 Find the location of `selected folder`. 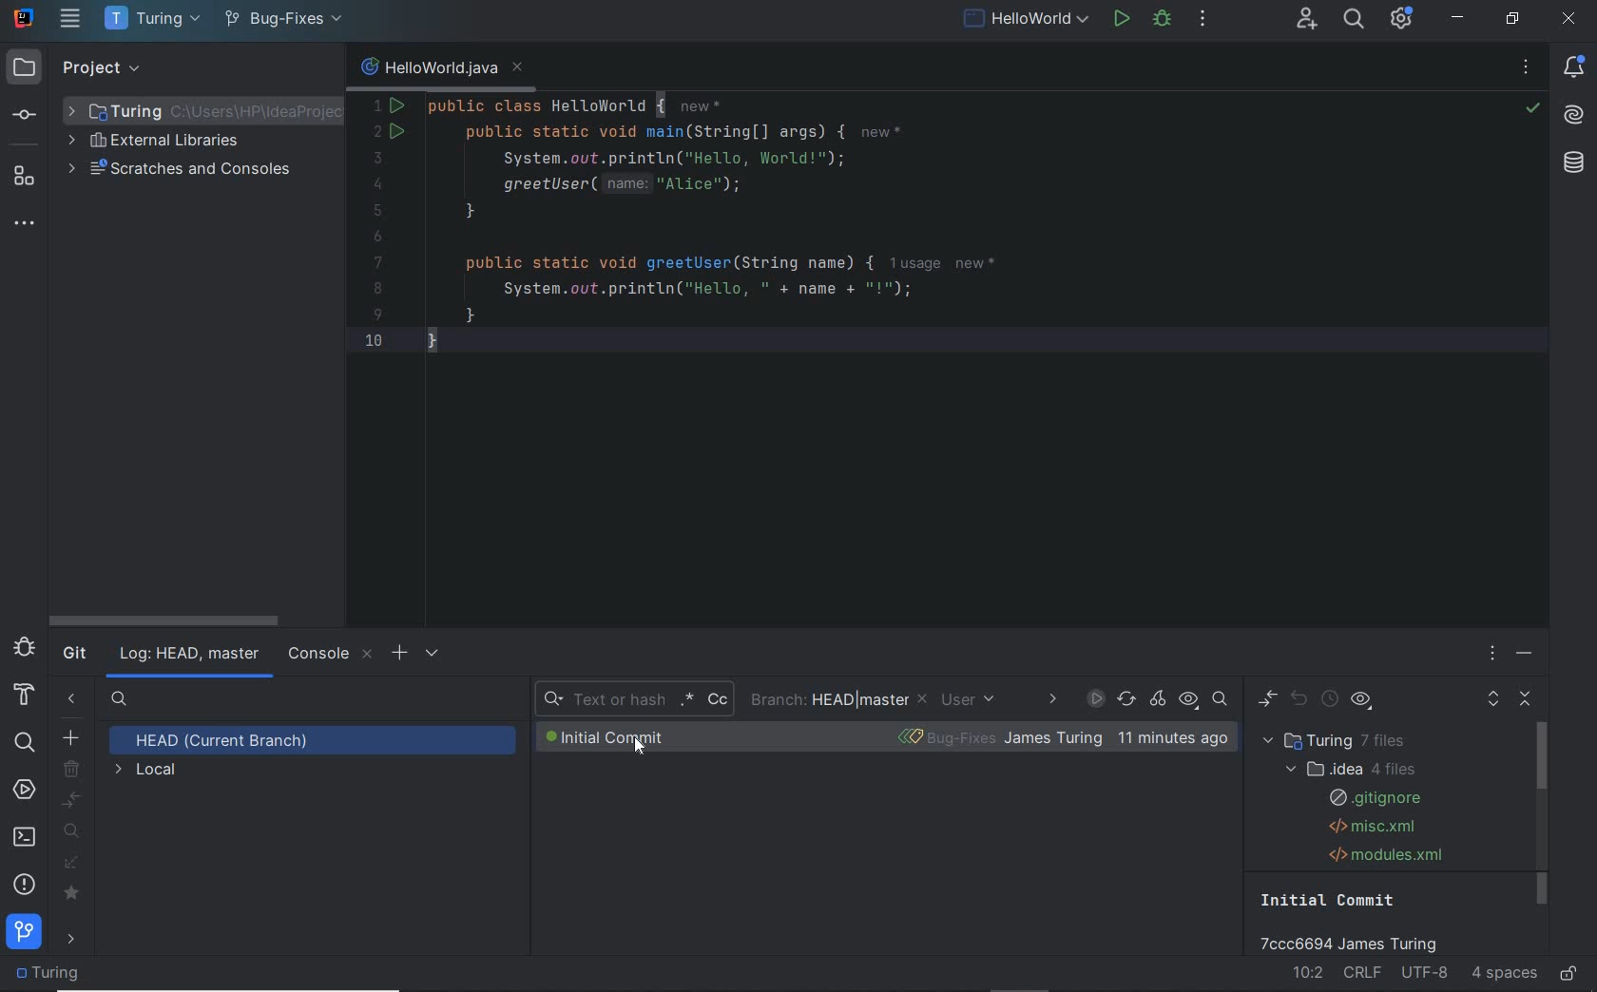

selected folder is located at coordinates (201, 112).